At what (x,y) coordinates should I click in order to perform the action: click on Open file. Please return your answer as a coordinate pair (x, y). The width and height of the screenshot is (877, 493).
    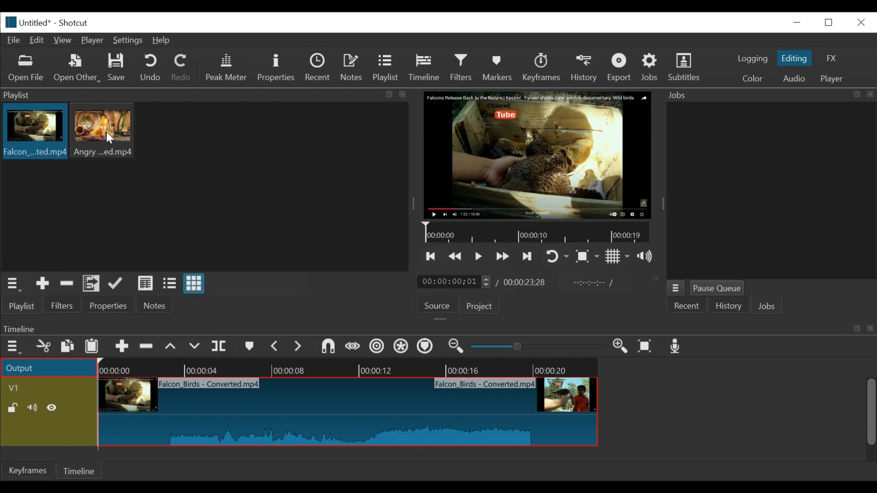
    Looking at the image, I should click on (26, 68).